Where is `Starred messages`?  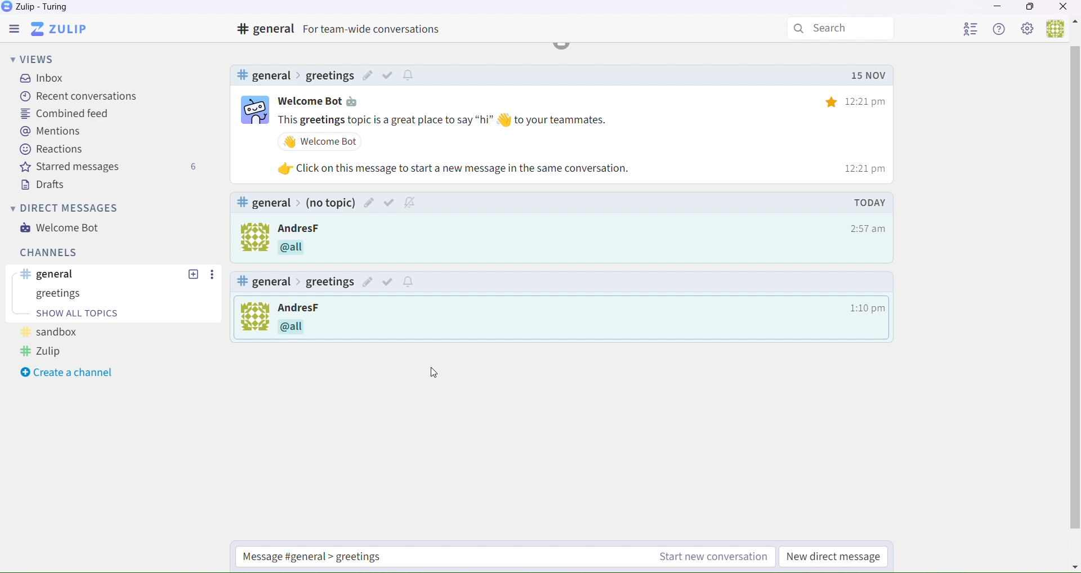 Starred messages is located at coordinates (109, 169).